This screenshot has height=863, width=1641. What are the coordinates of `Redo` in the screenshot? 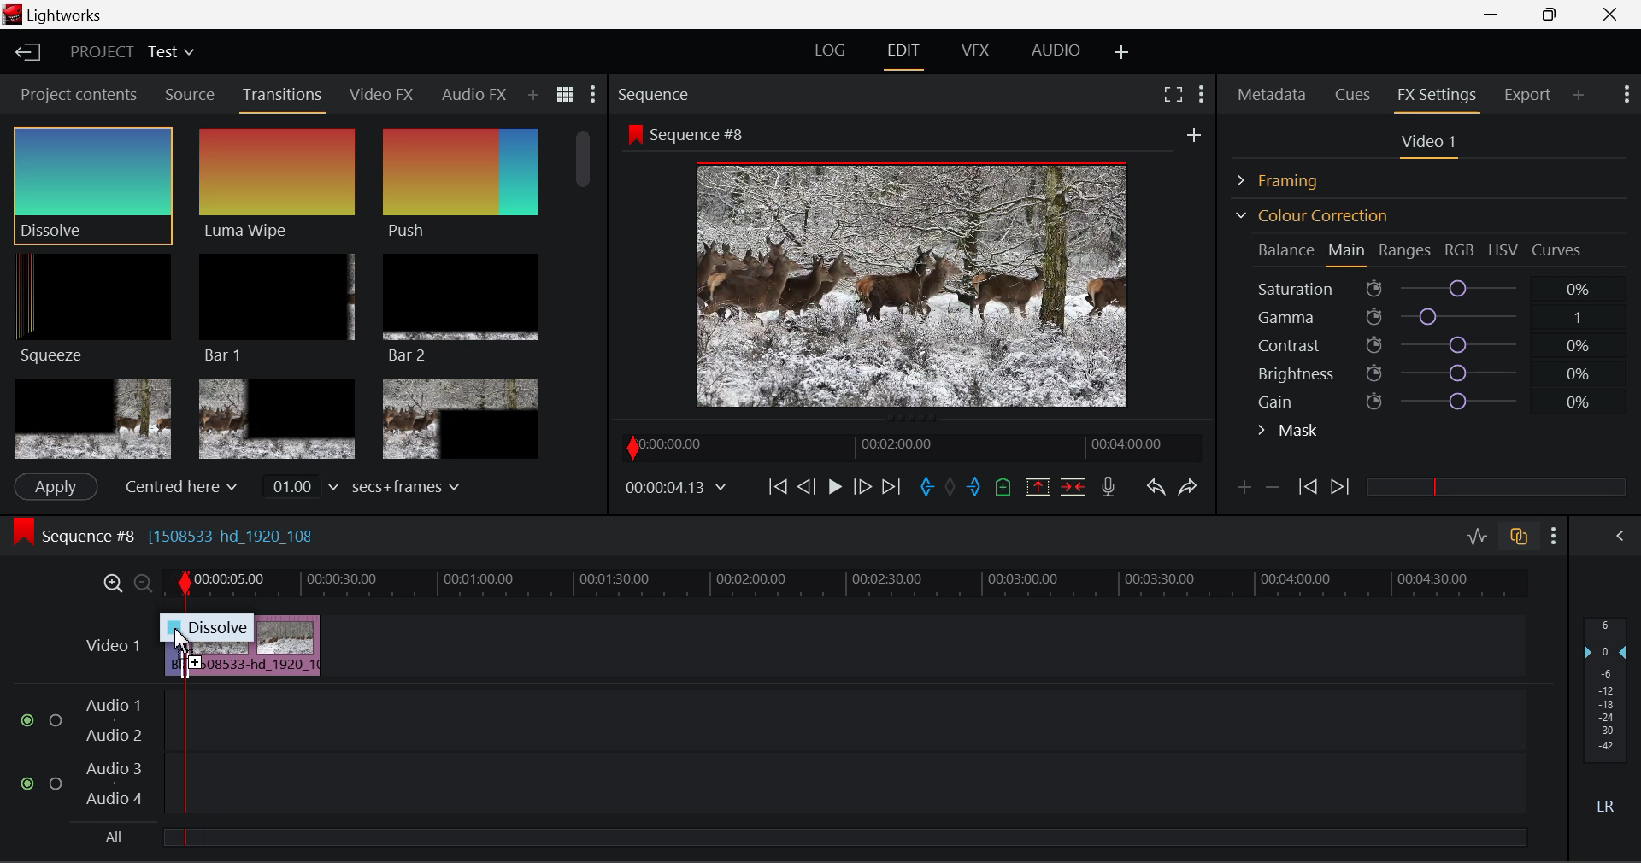 It's located at (1188, 486).